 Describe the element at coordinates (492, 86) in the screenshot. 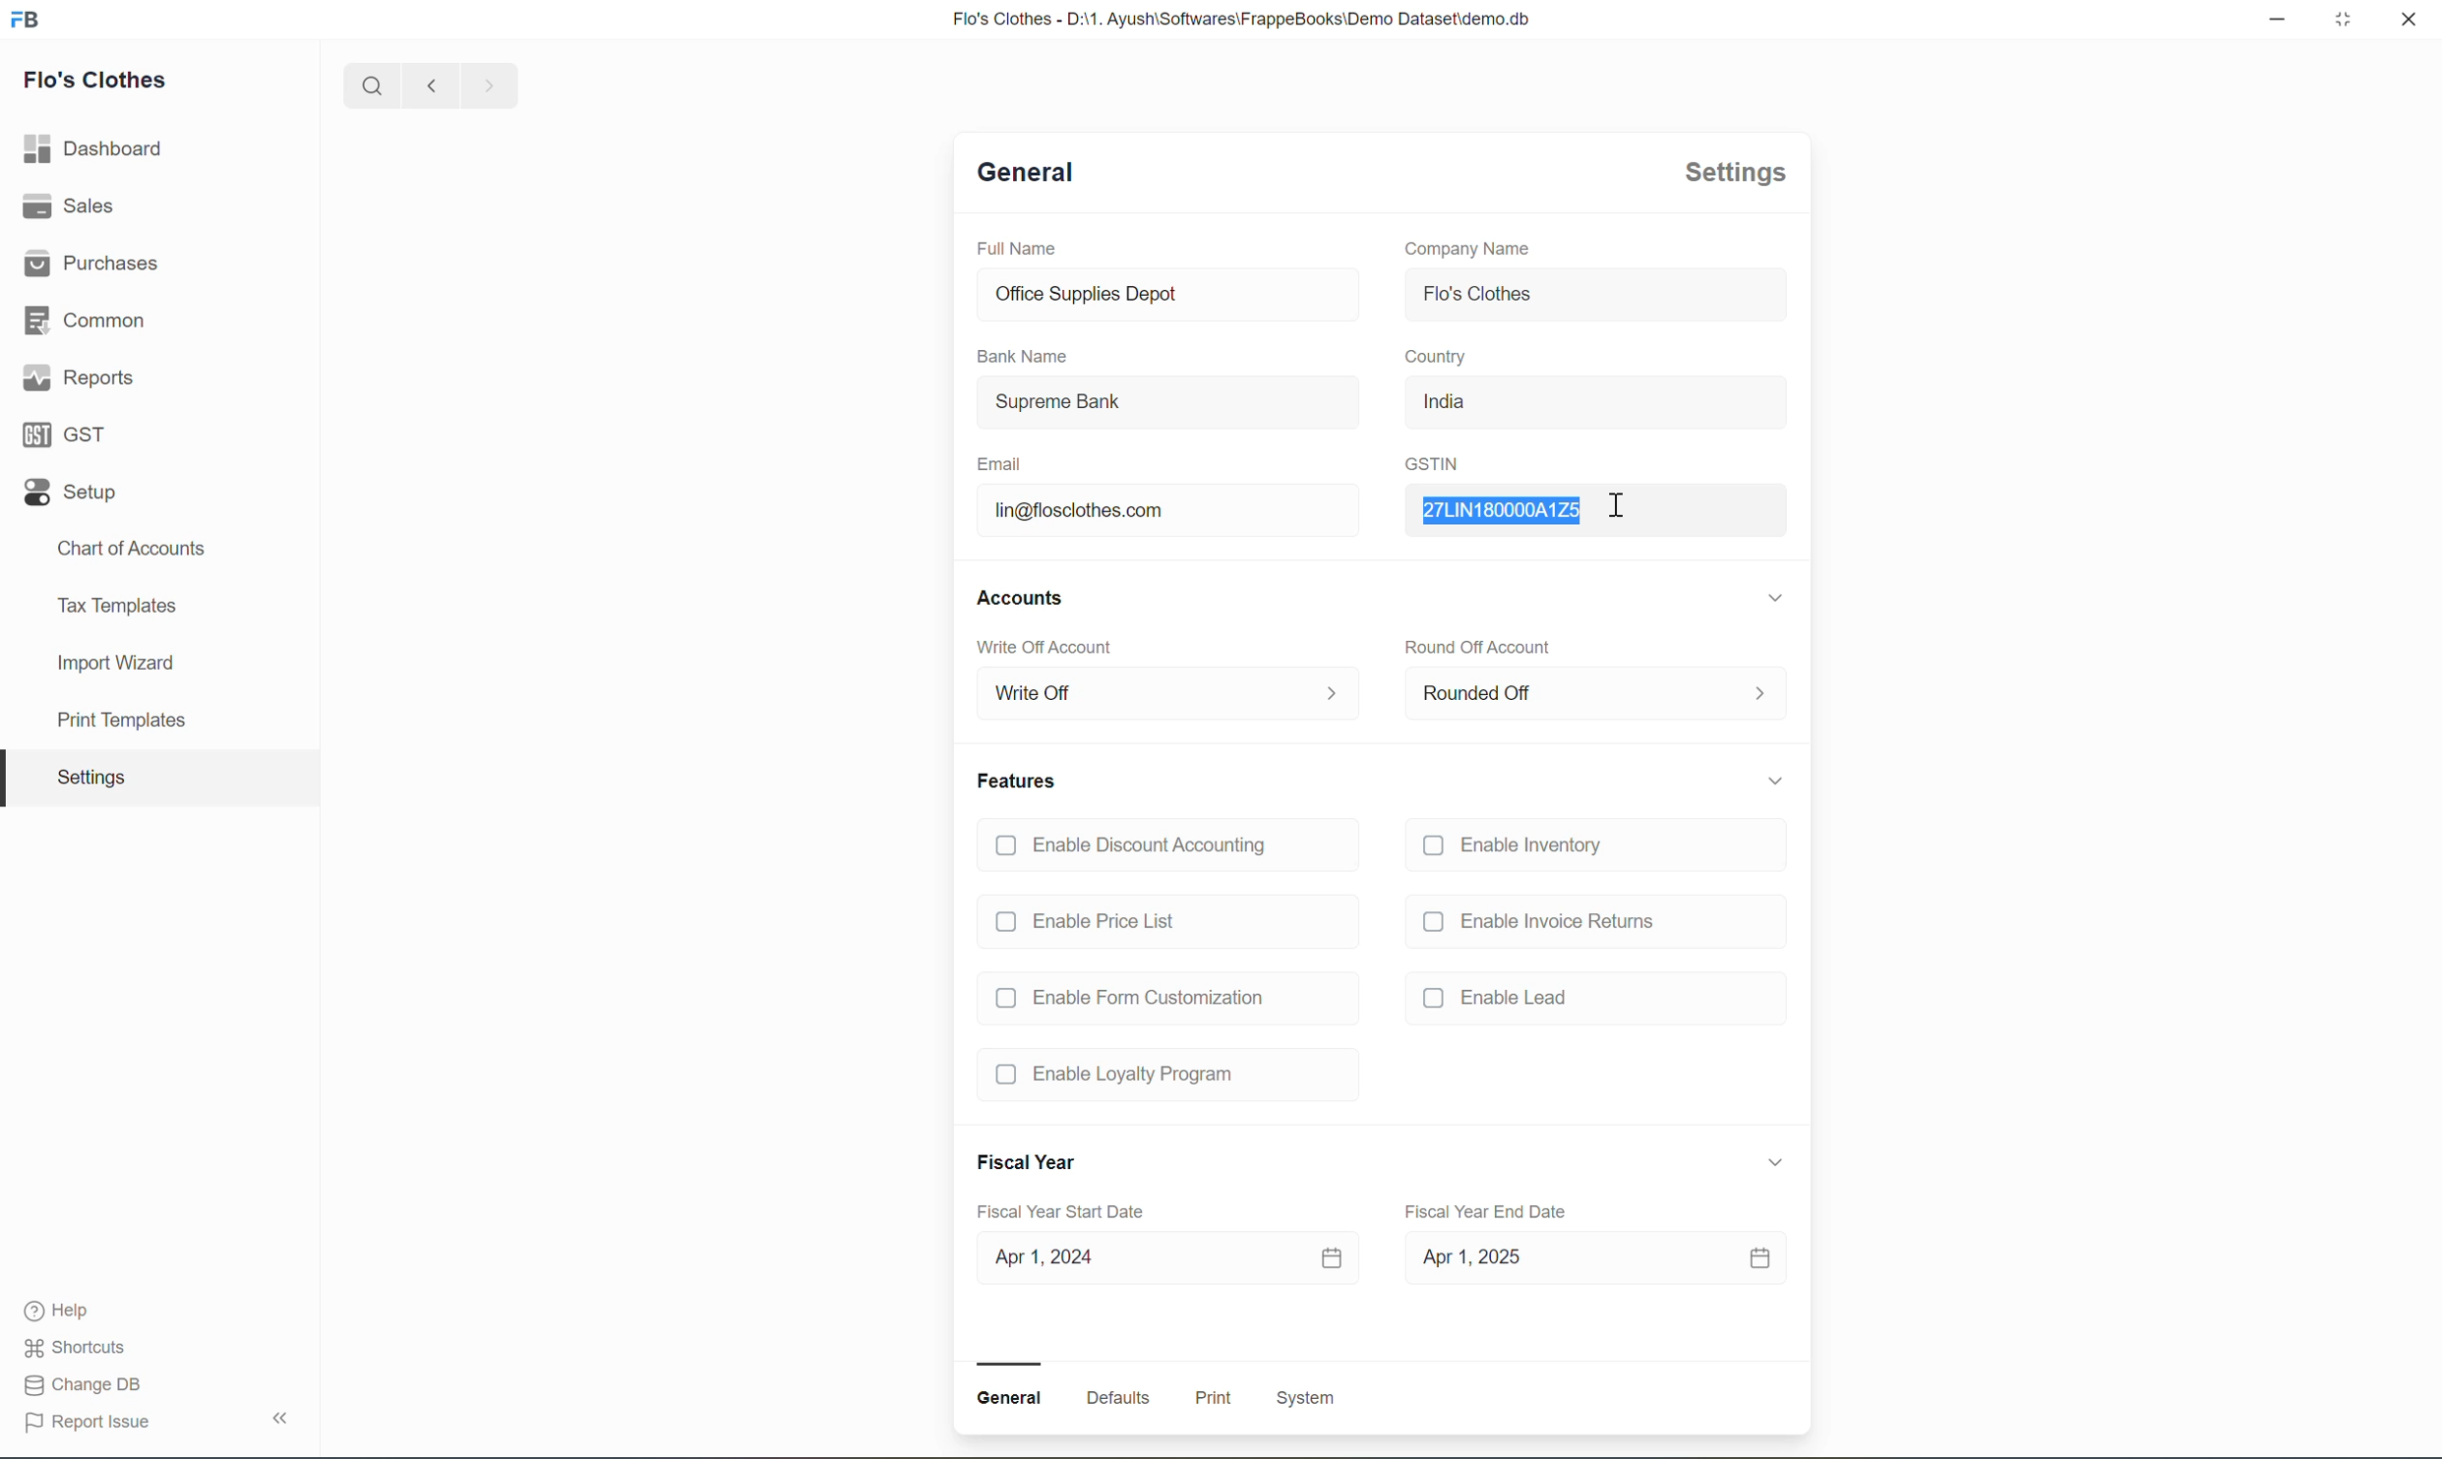

I see `forward` at that location.